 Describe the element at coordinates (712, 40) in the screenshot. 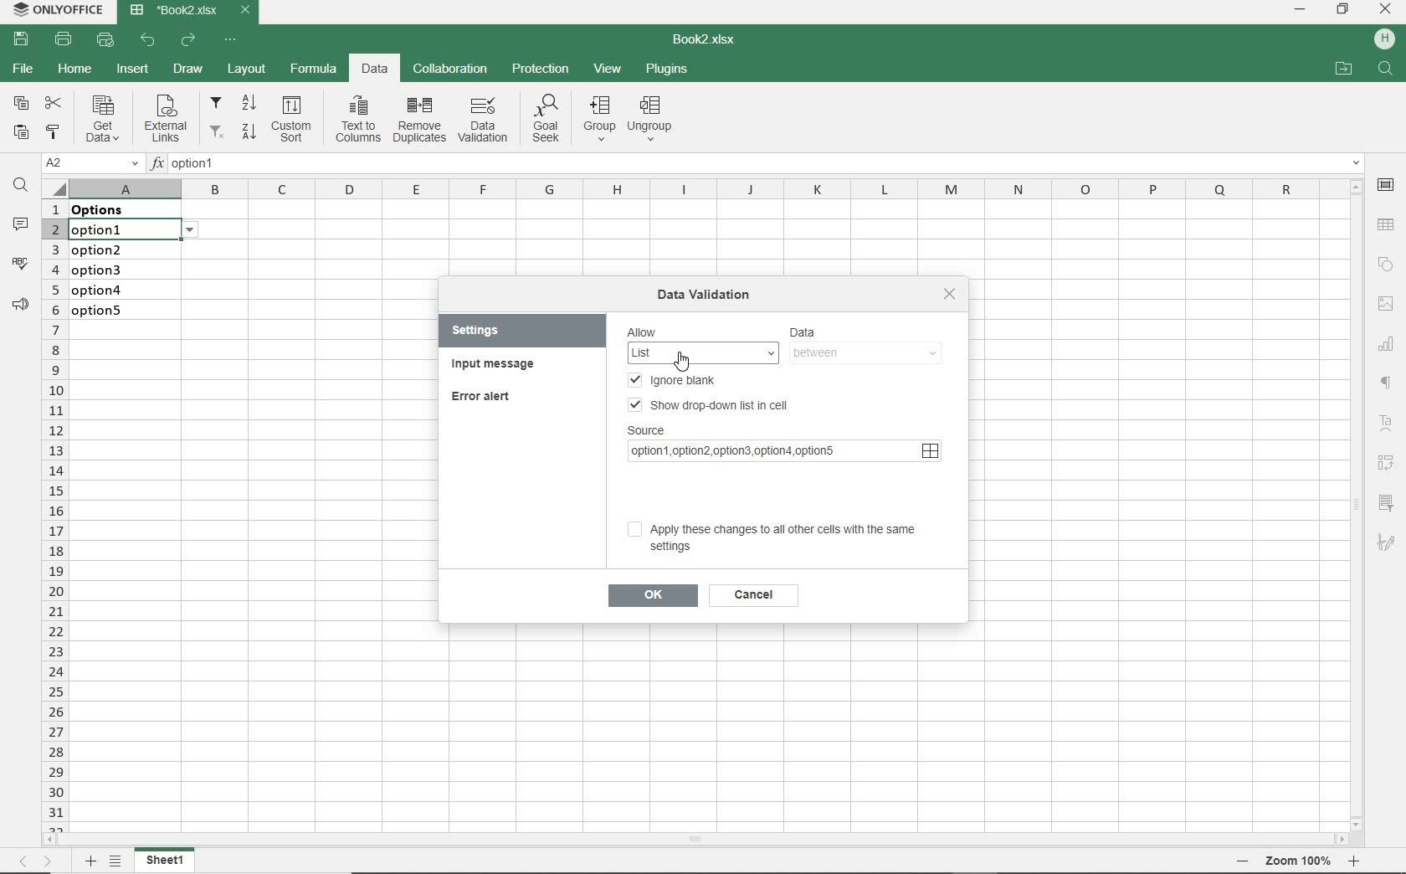

I see `DOCUMENT NAME` at that location.